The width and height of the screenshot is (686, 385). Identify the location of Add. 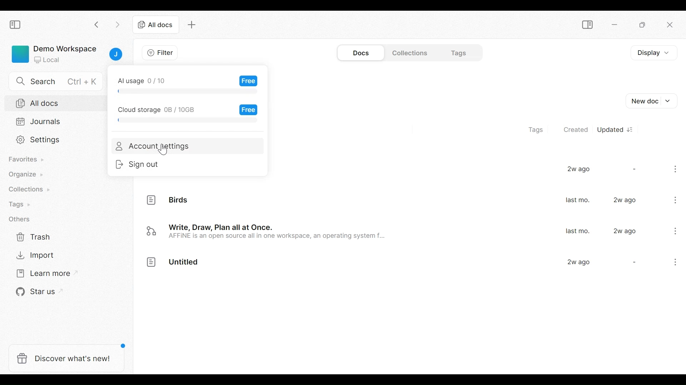
(193, 26).